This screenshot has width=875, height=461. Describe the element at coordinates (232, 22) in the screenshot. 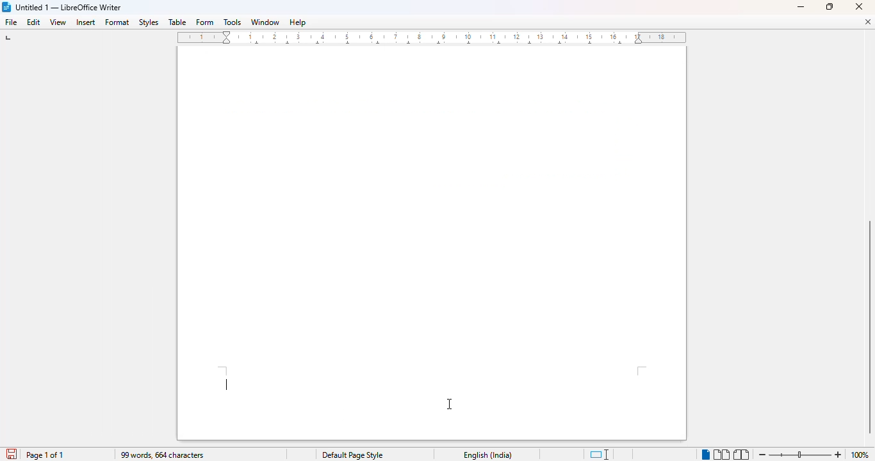

I see `tools` at that location.